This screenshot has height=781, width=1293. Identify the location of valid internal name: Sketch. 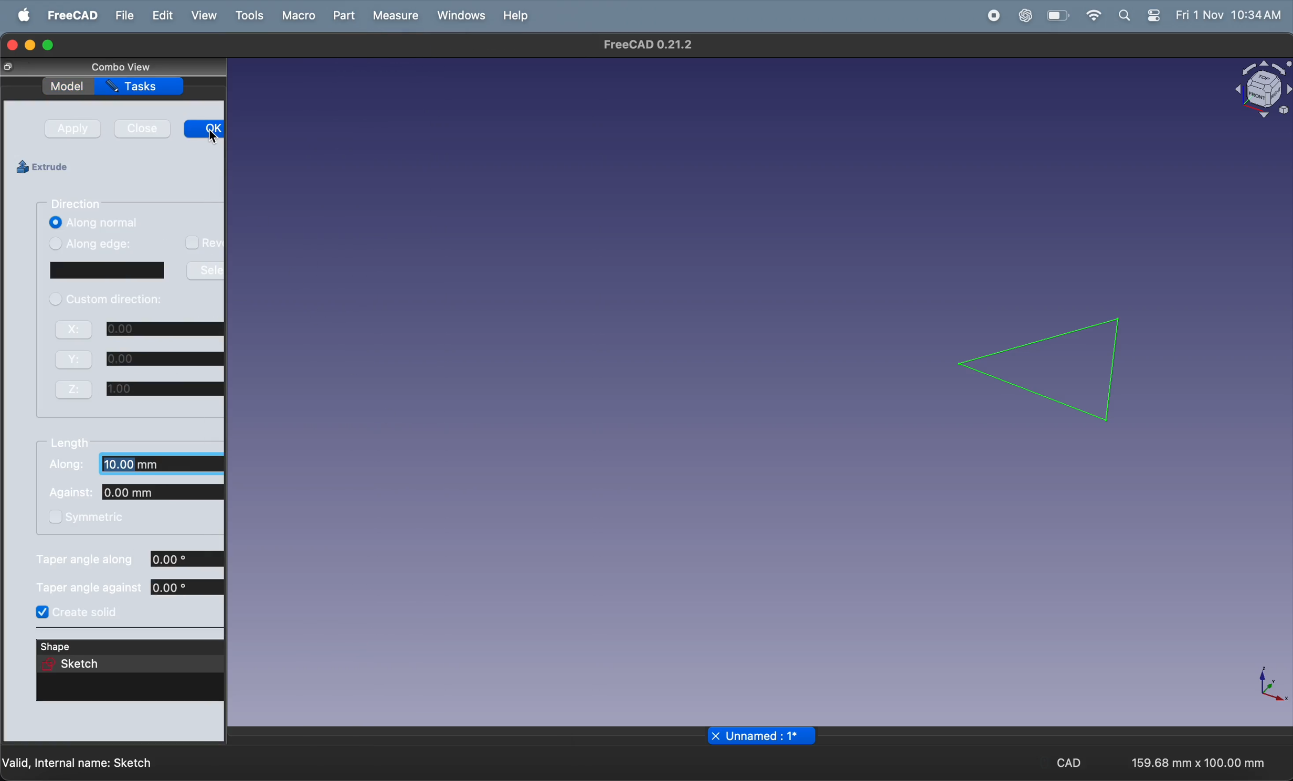
(79, 763).